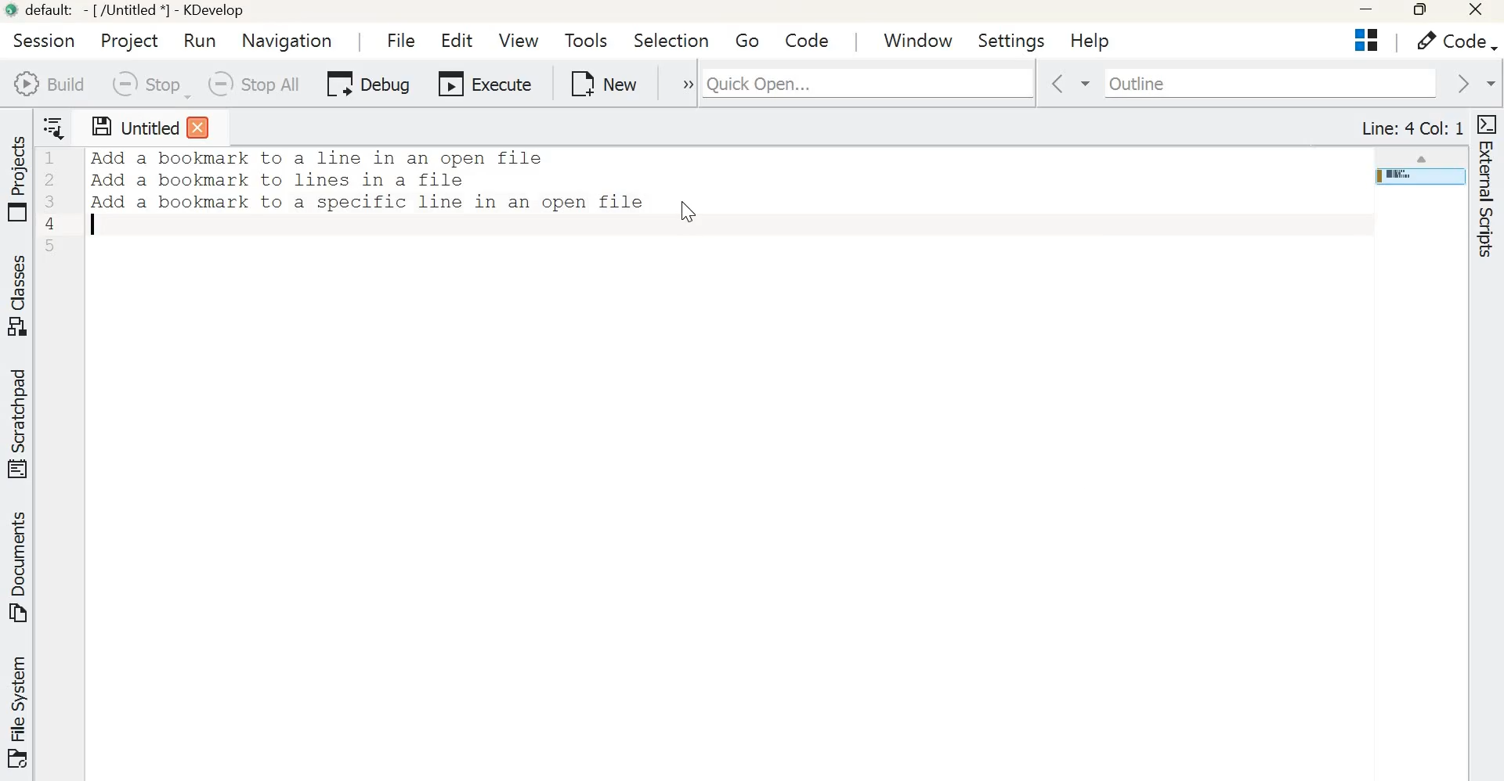 The height and width of the screenshot is (781, 1504). What do you see at coordinates (370, 181) in the screenshot?
I see `Text` at bounding box center [370, 181].